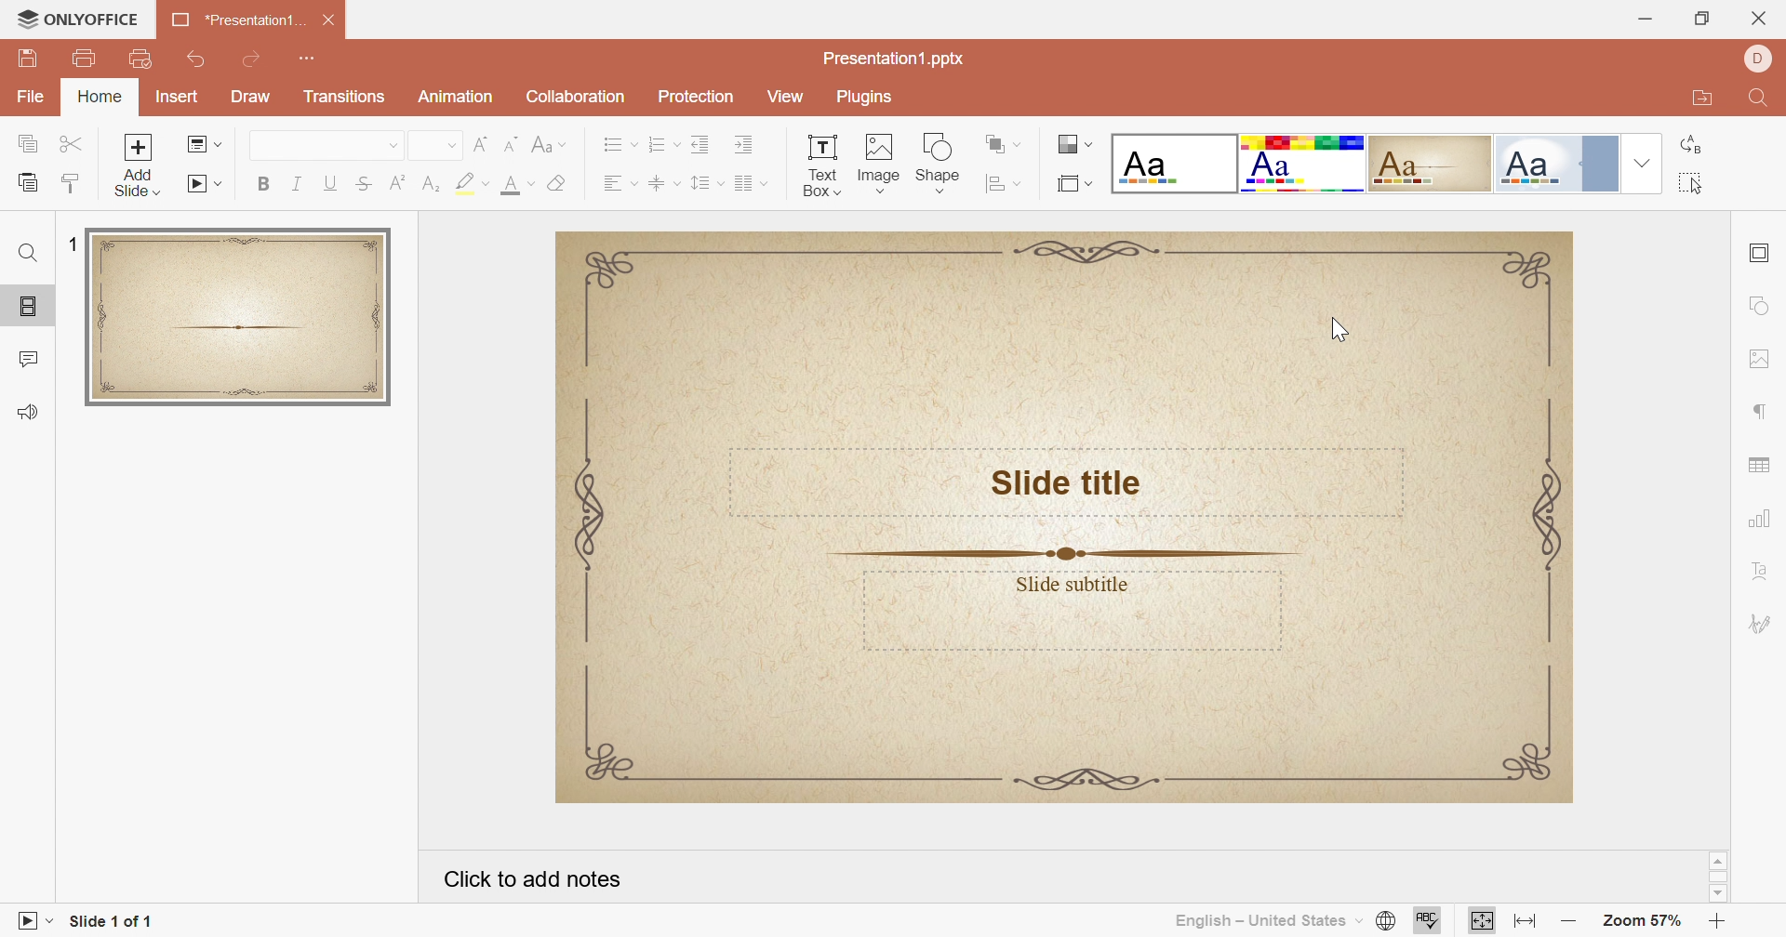 Image resolution: width=1786 pixels, height=937 pixels. What do you see at coordinates (296, 186) in the screenshot?
I see `Italic` at bounding box center [296, 186].